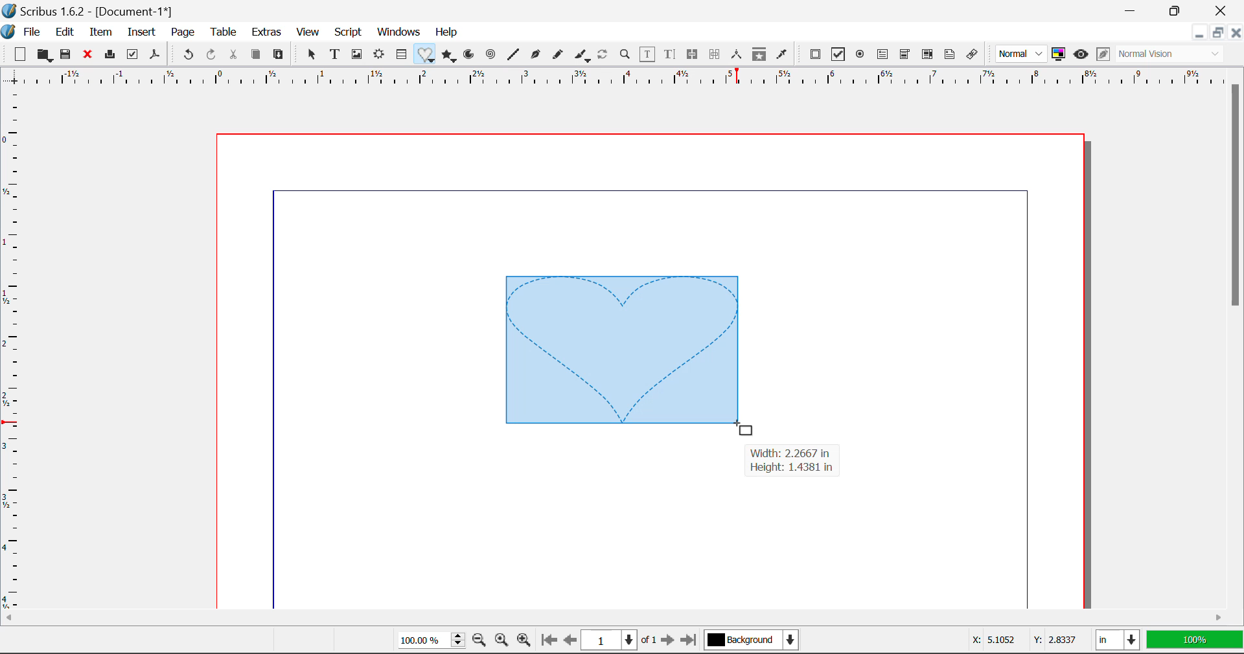 The height and width of the screenshot is (654, 1244). I want to click on Help, so click(446, 32).